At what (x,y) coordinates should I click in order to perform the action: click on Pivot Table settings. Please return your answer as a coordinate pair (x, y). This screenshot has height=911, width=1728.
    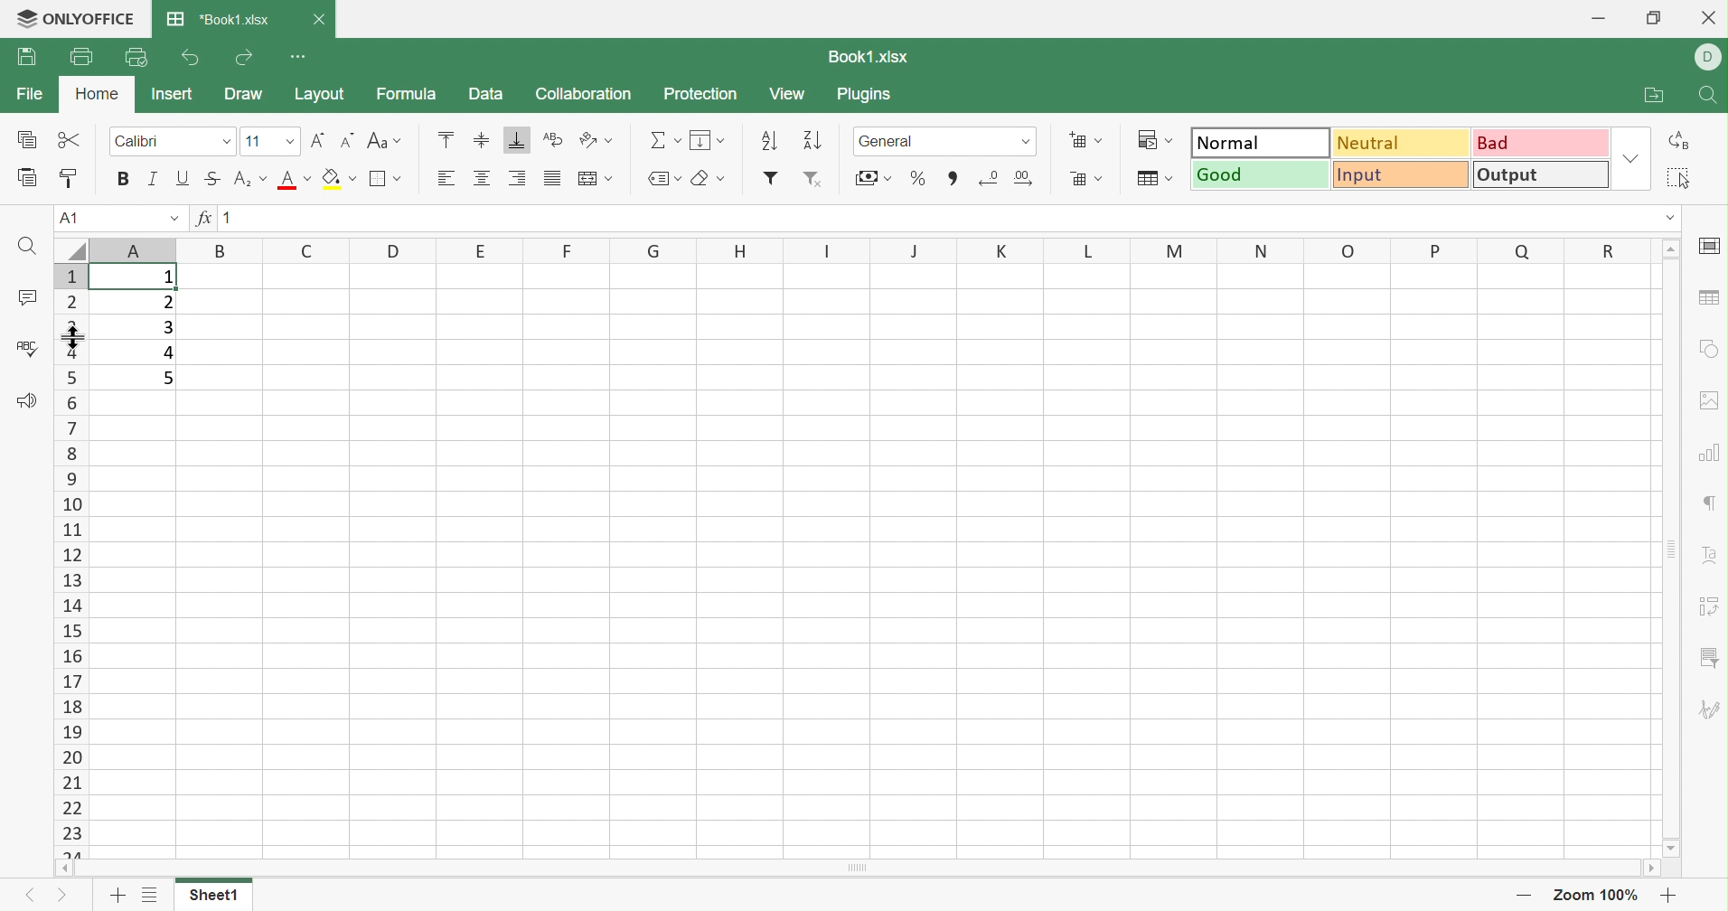
    Looking at the image, I should click on (1710, 605).